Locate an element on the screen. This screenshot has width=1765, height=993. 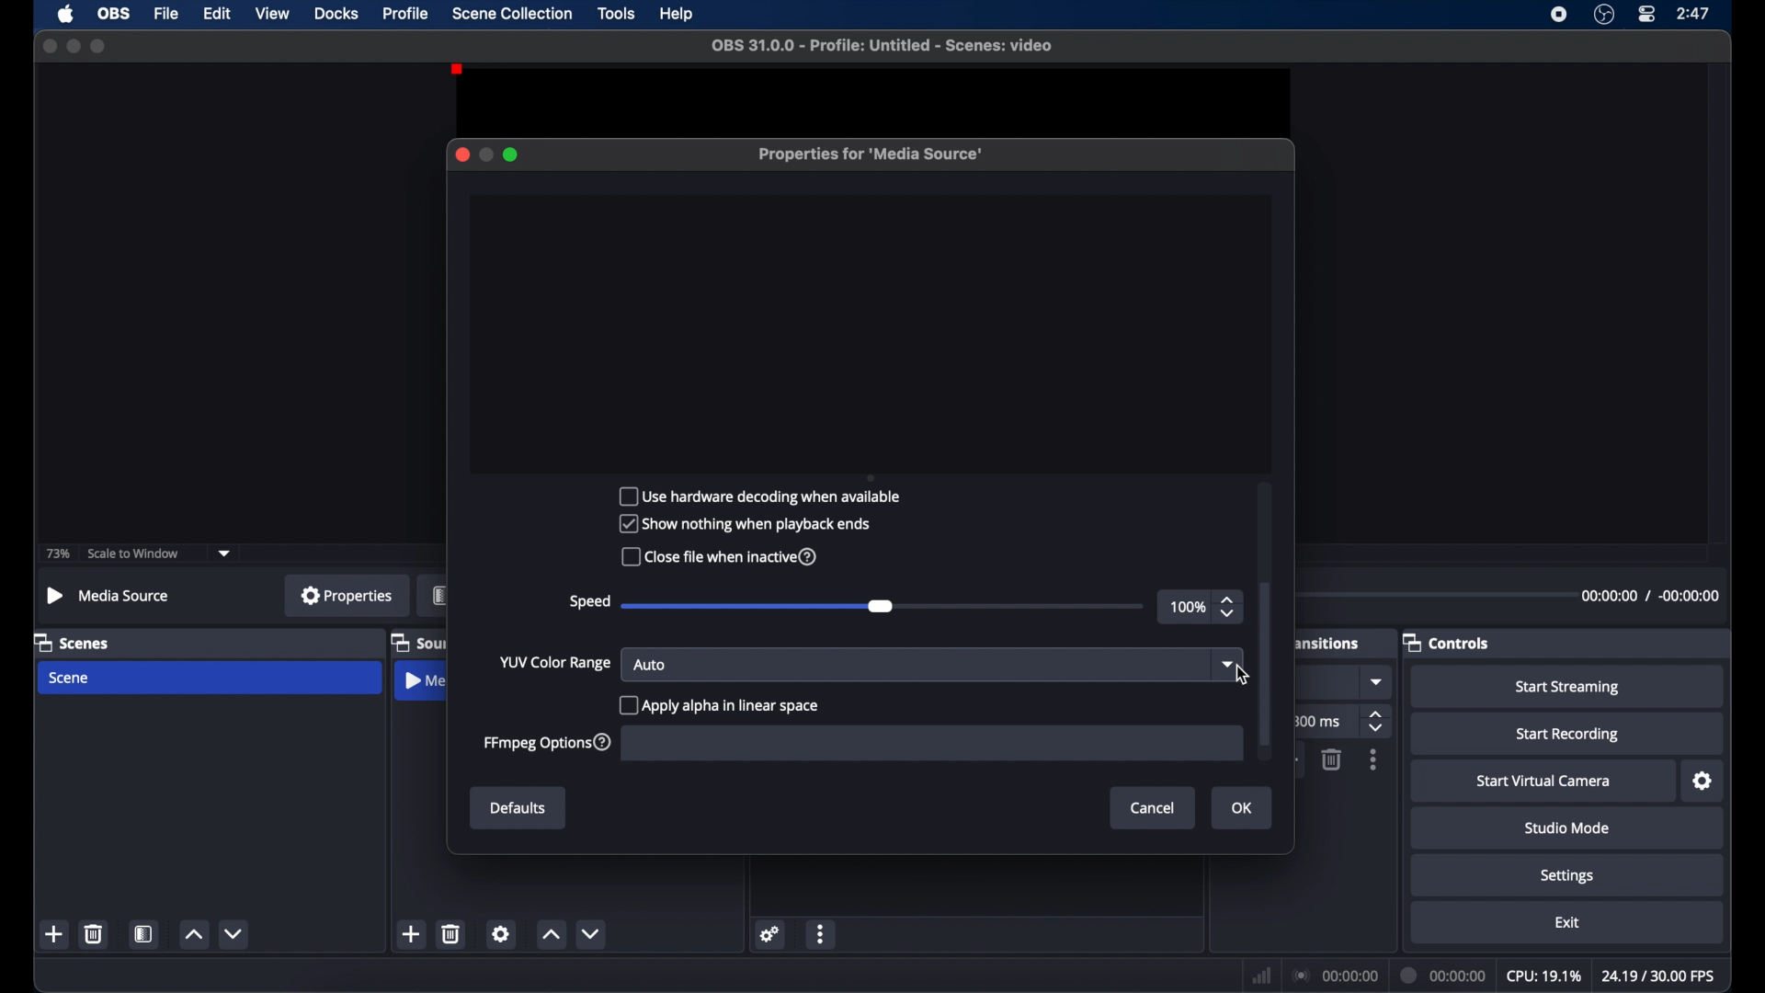
Use hardware decoding when available is located at coordinates (765, 496).